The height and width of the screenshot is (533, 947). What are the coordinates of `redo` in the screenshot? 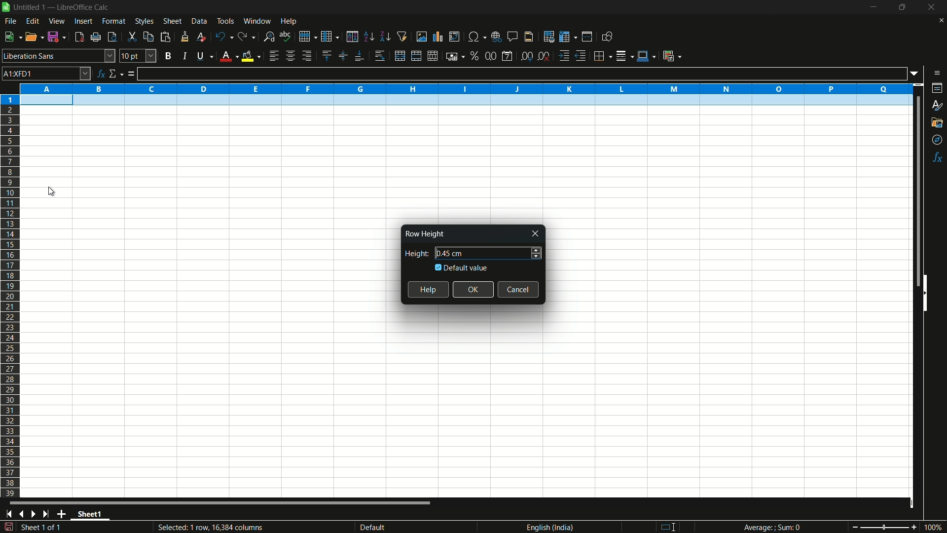 It's located at (247, 37).